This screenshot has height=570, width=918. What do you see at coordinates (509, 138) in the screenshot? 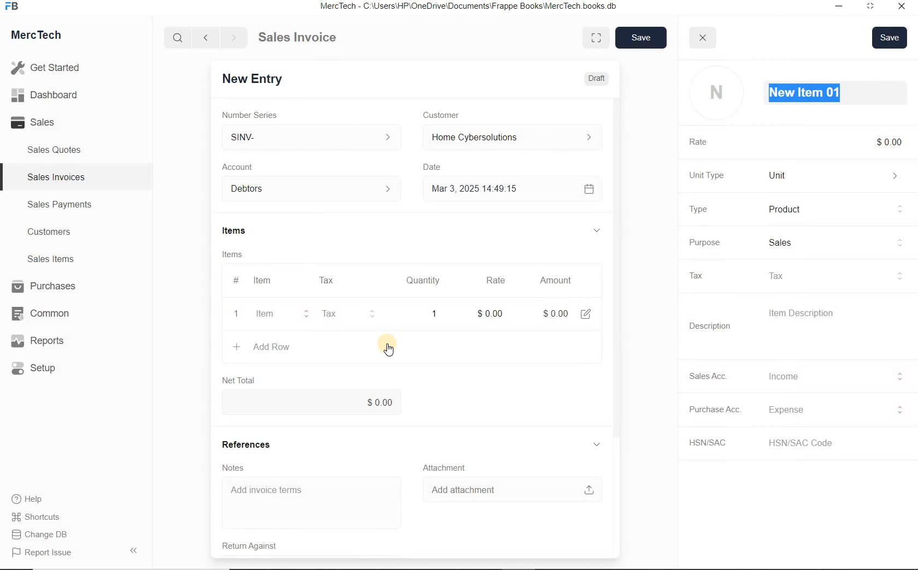
I see `Home Cyber Solutions` at bounding box center [509, 138].